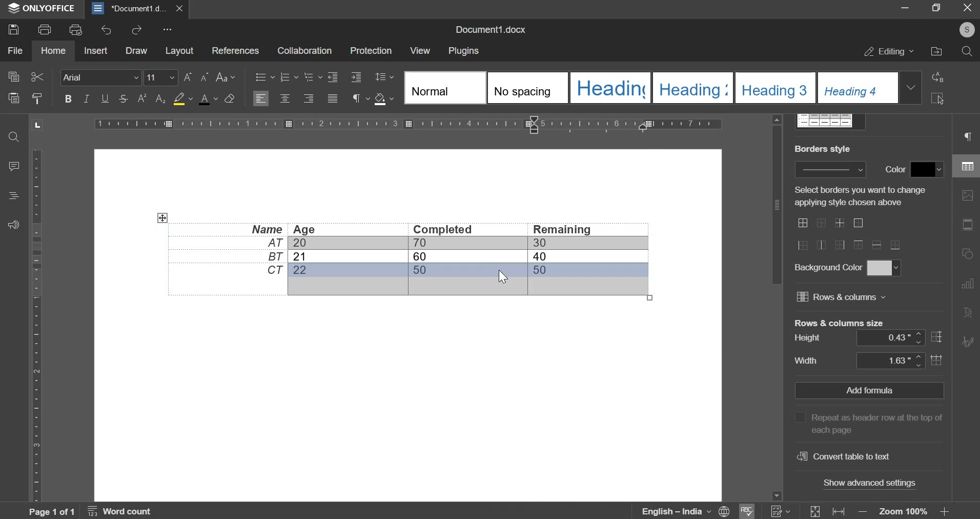  Describe the element at coordinates (14, 225) in the screenshot. I see `feedback` at that location.